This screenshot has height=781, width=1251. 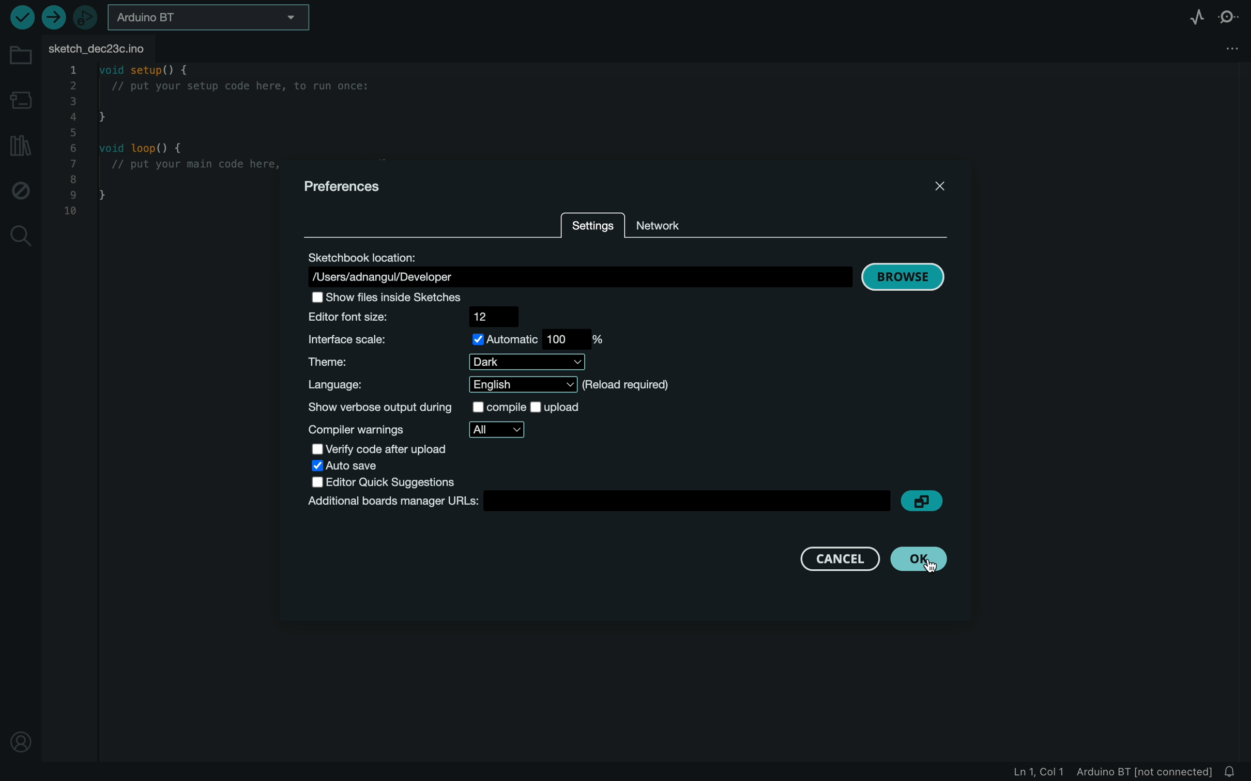 I want to click on debugger, so click(x=88, y=20).